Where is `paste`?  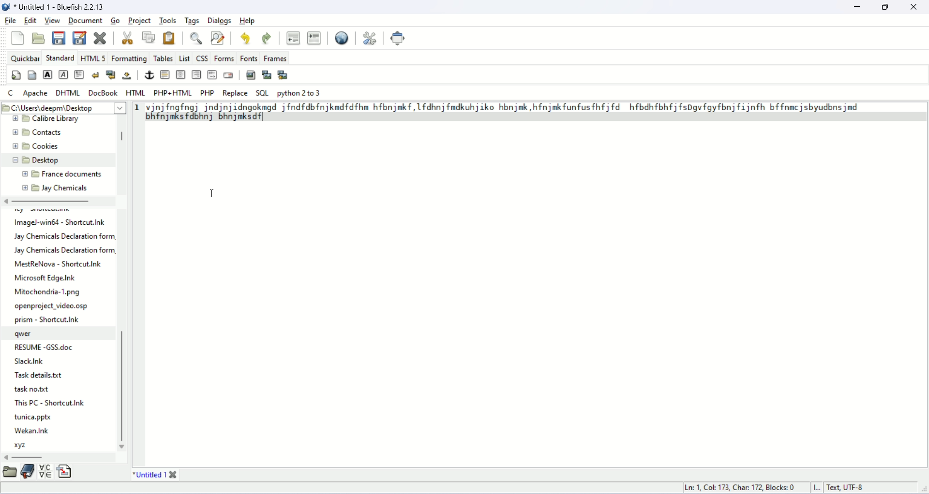
paste is located at coordinates (170, 37).